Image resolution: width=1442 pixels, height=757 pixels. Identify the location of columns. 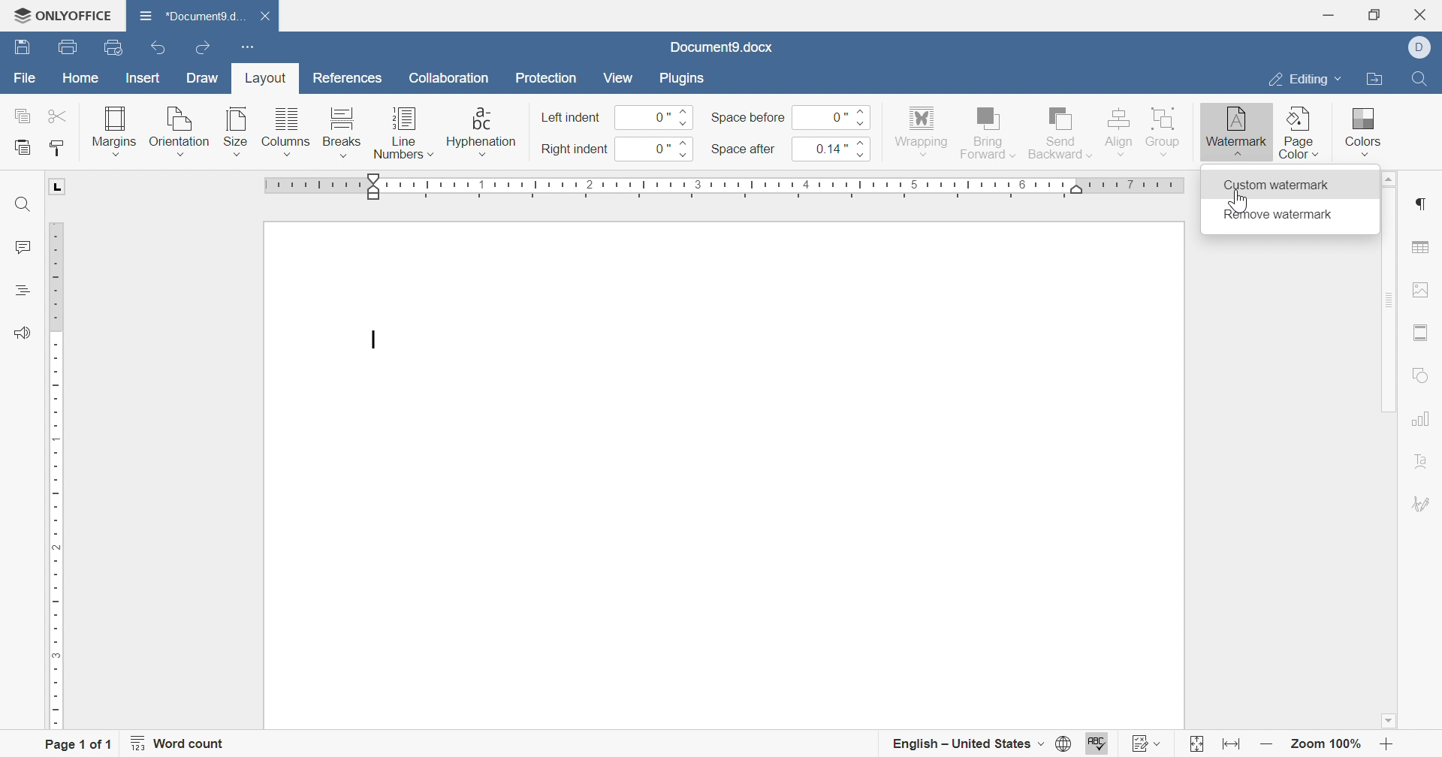
(286, 132).